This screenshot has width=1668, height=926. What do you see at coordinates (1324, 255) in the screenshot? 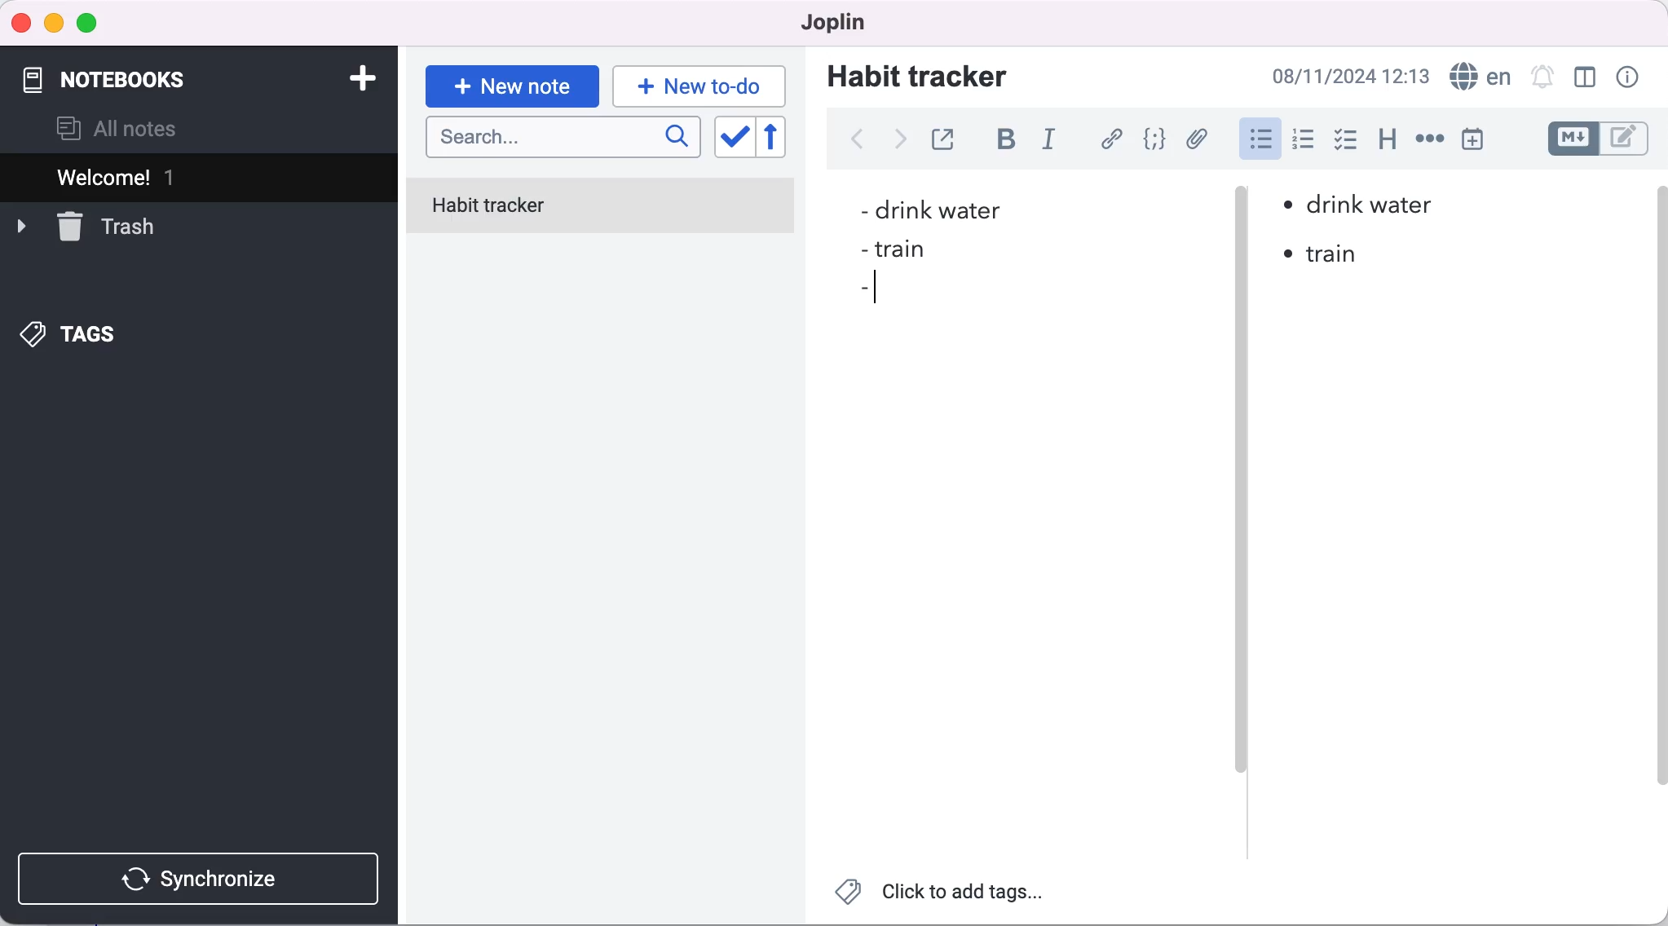
I see `• train` at bounding box center [1324, 255].